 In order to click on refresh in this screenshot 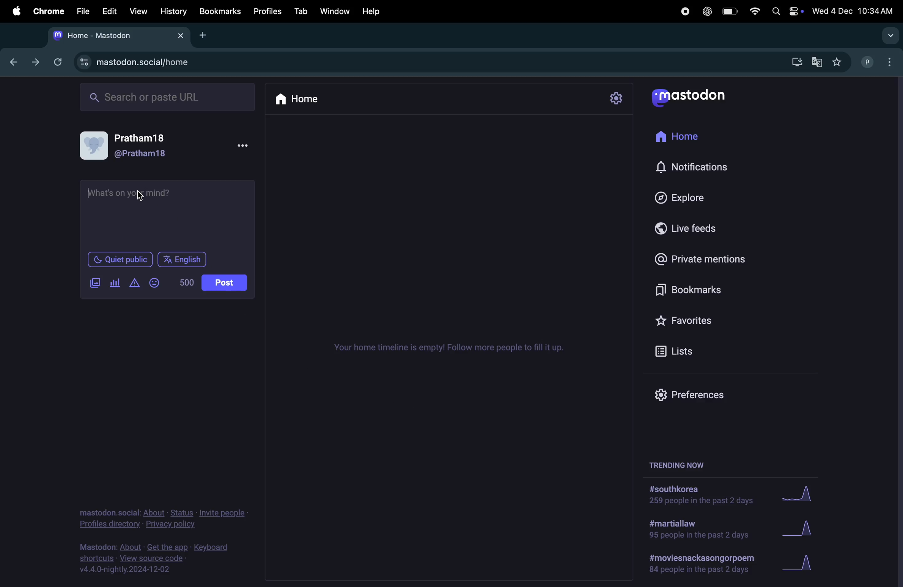, I will do `click(58, 61)`.